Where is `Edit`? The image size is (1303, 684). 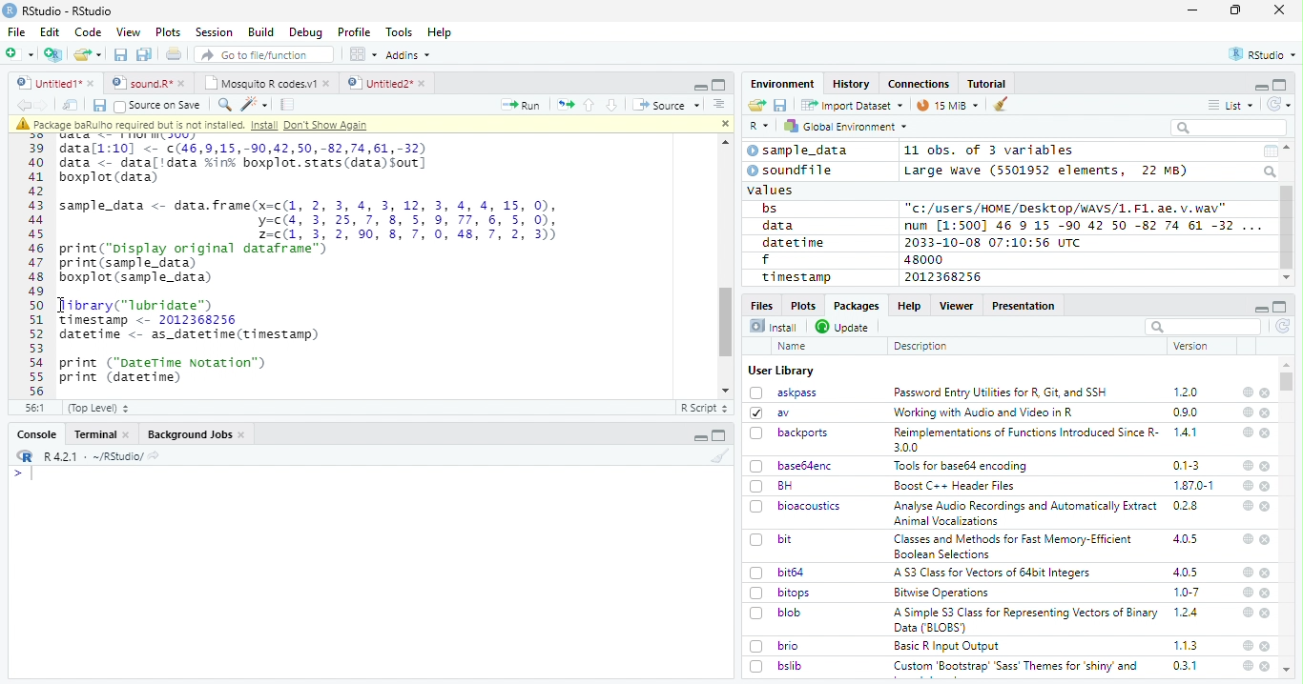 Edit is located at coordinates (50, 31).